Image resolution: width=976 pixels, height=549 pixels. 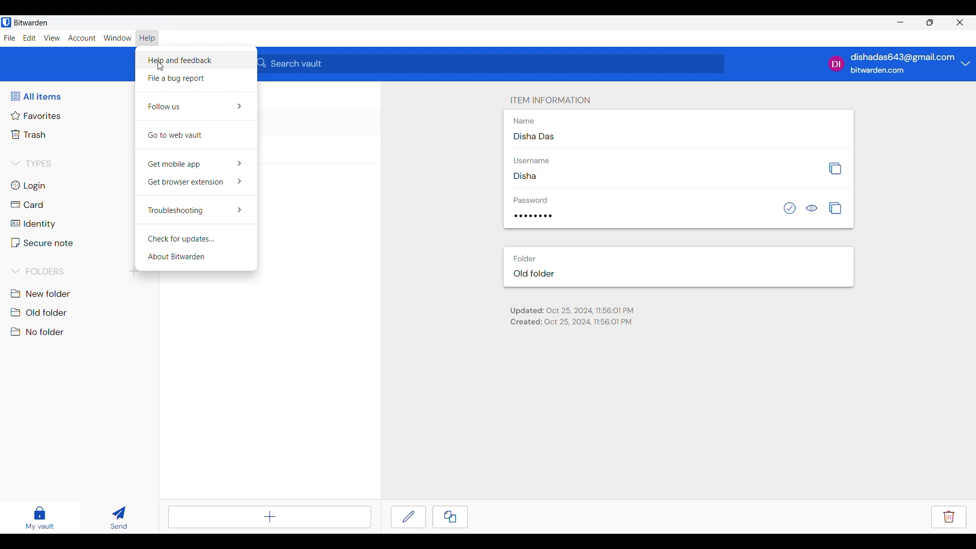 What do you see at coordinates (161, 66) in the screenshot?
I see `Cursor` at bounding box center [161, 66].